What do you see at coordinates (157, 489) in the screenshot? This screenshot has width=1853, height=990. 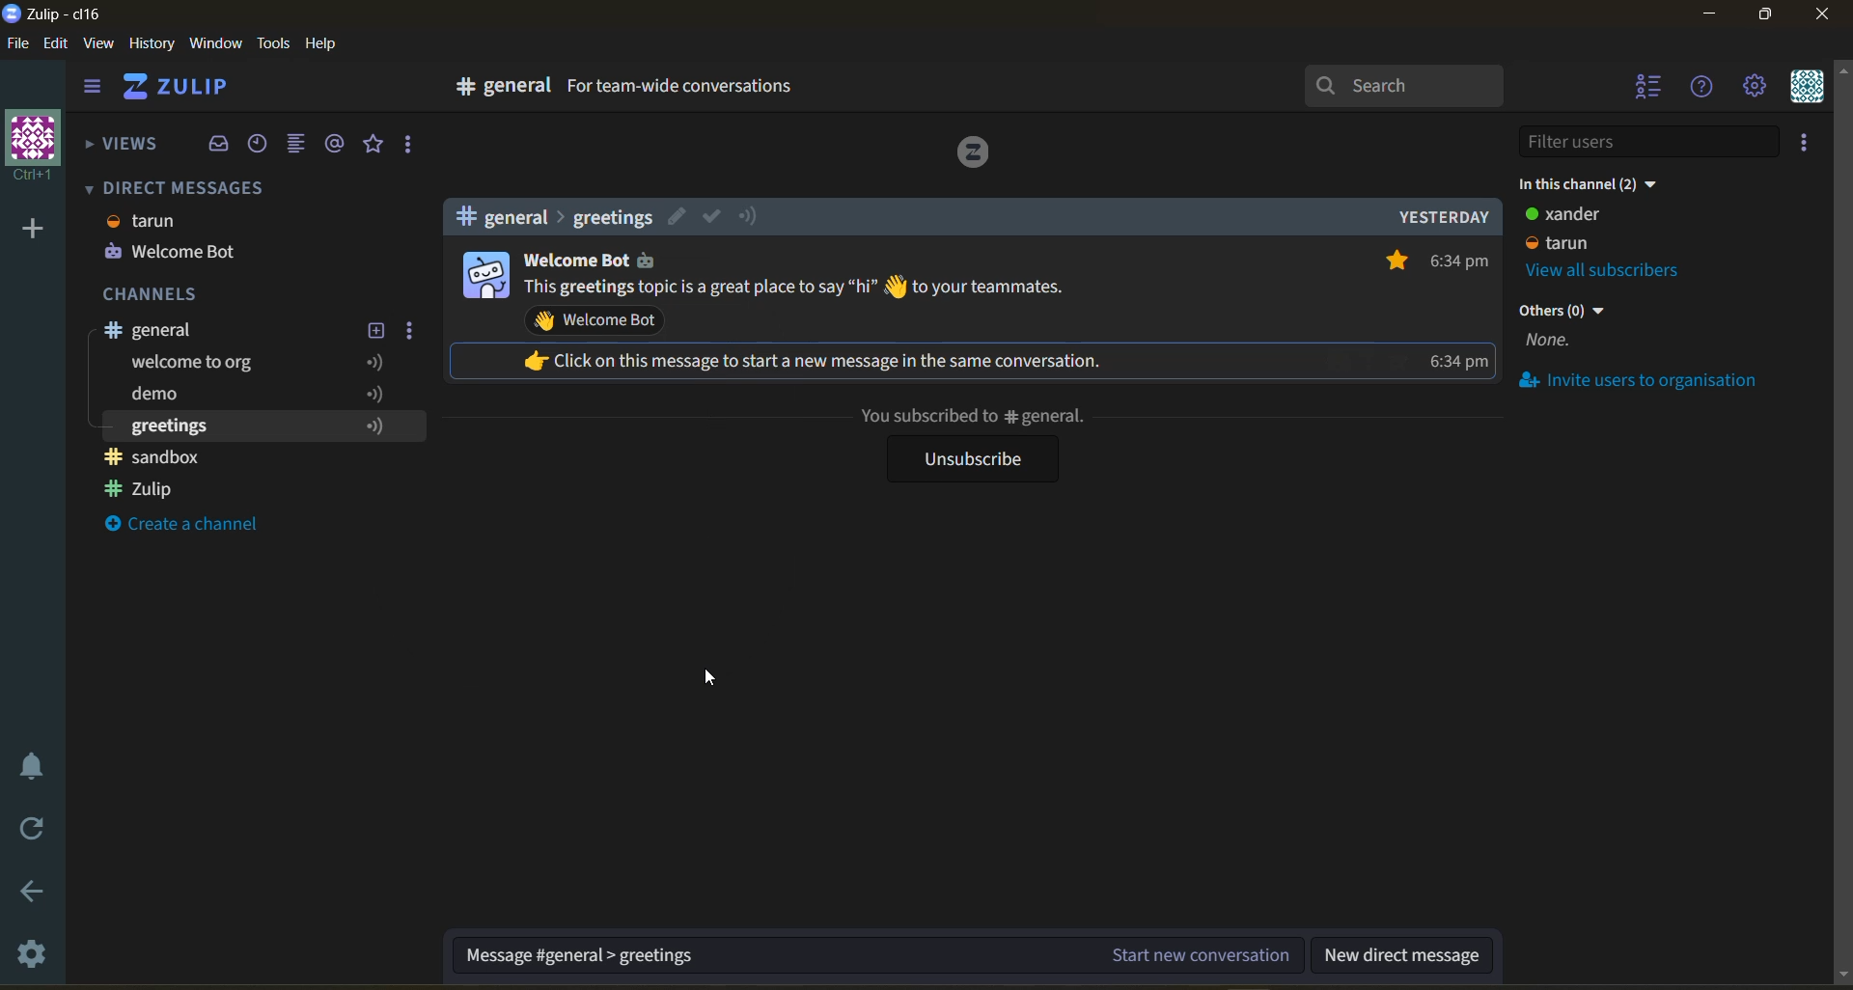 I see `zulip` at bounding box center [157, 489].